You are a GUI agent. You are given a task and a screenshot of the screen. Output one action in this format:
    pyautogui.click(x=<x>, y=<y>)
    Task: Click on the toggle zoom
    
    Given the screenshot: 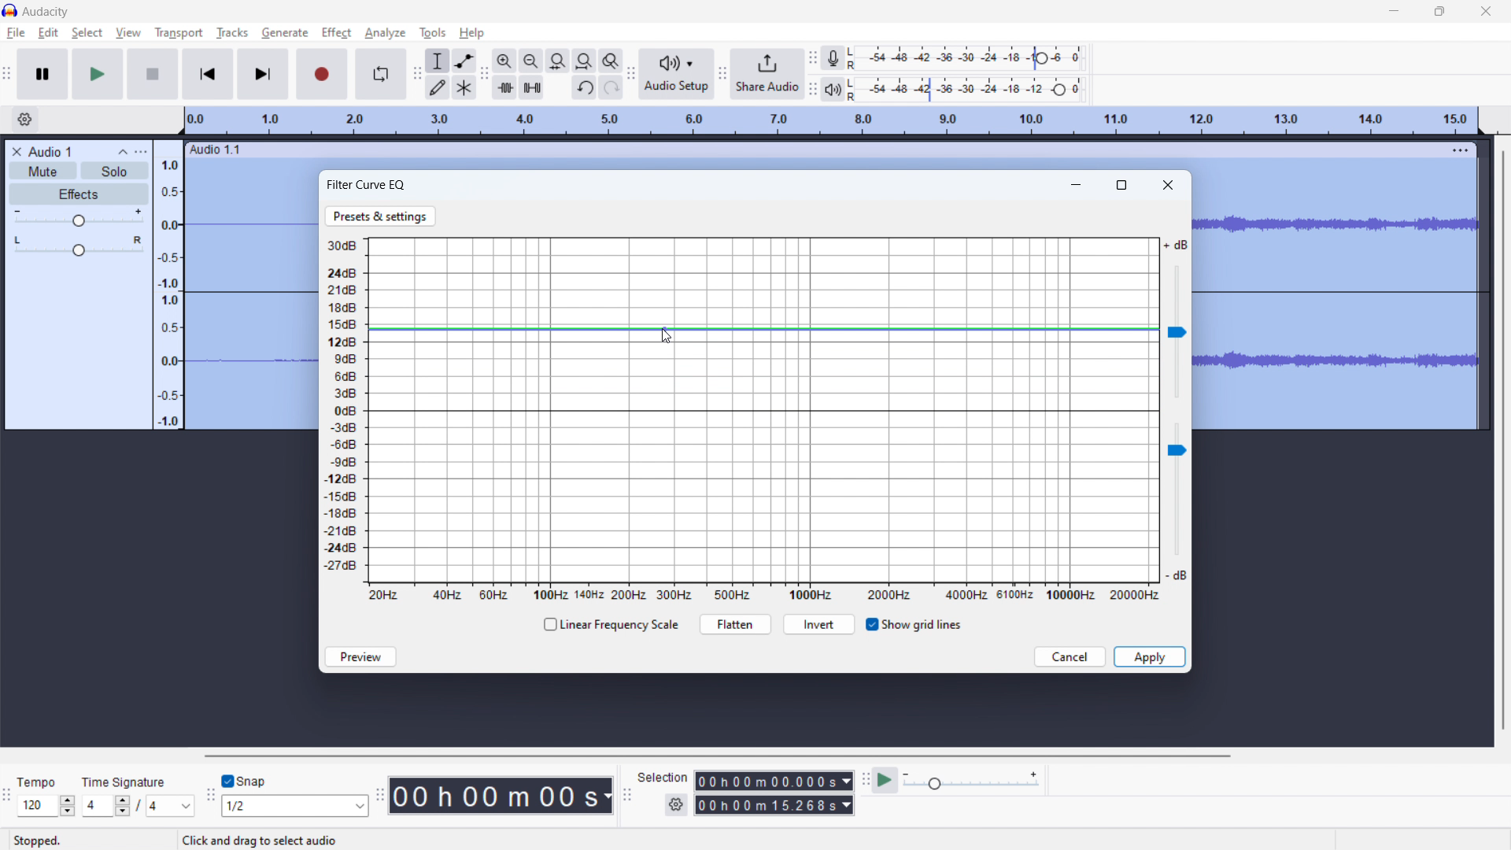 What is the action you would take?
    pyautogui.click(x=611, y=61)
    